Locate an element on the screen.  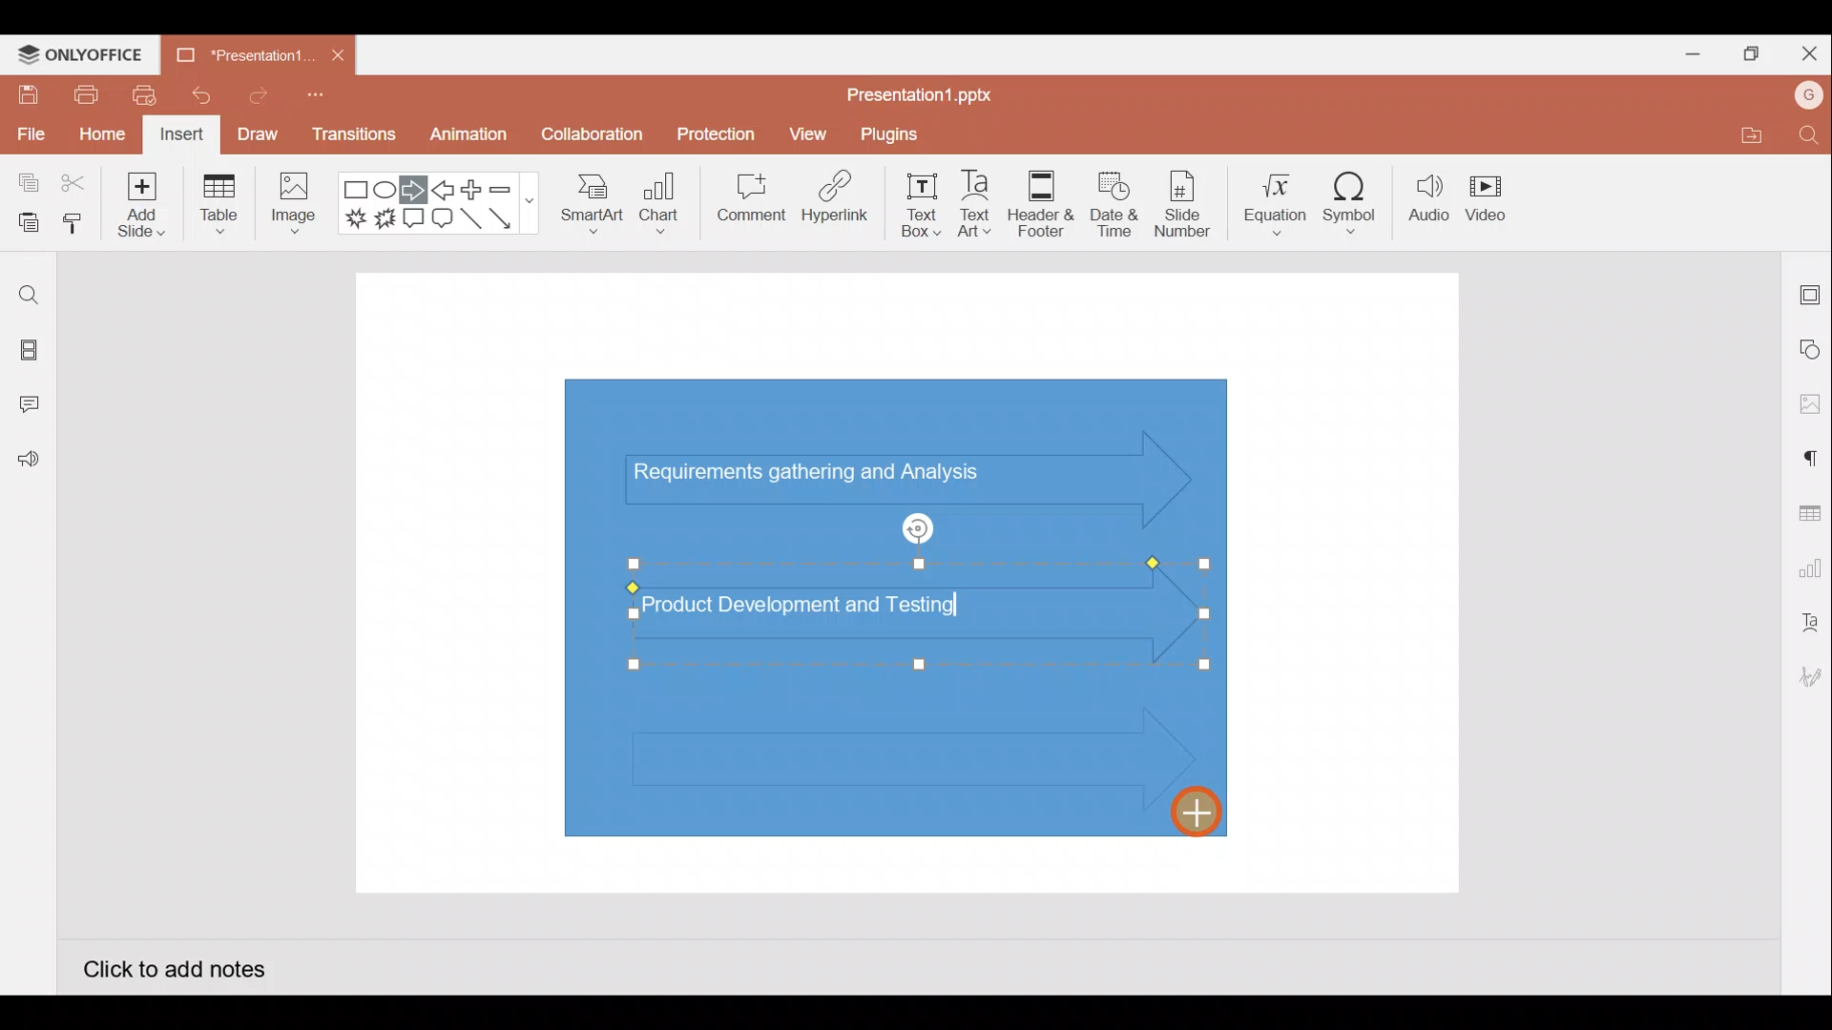
Draw is located at coordinates (257, 134).